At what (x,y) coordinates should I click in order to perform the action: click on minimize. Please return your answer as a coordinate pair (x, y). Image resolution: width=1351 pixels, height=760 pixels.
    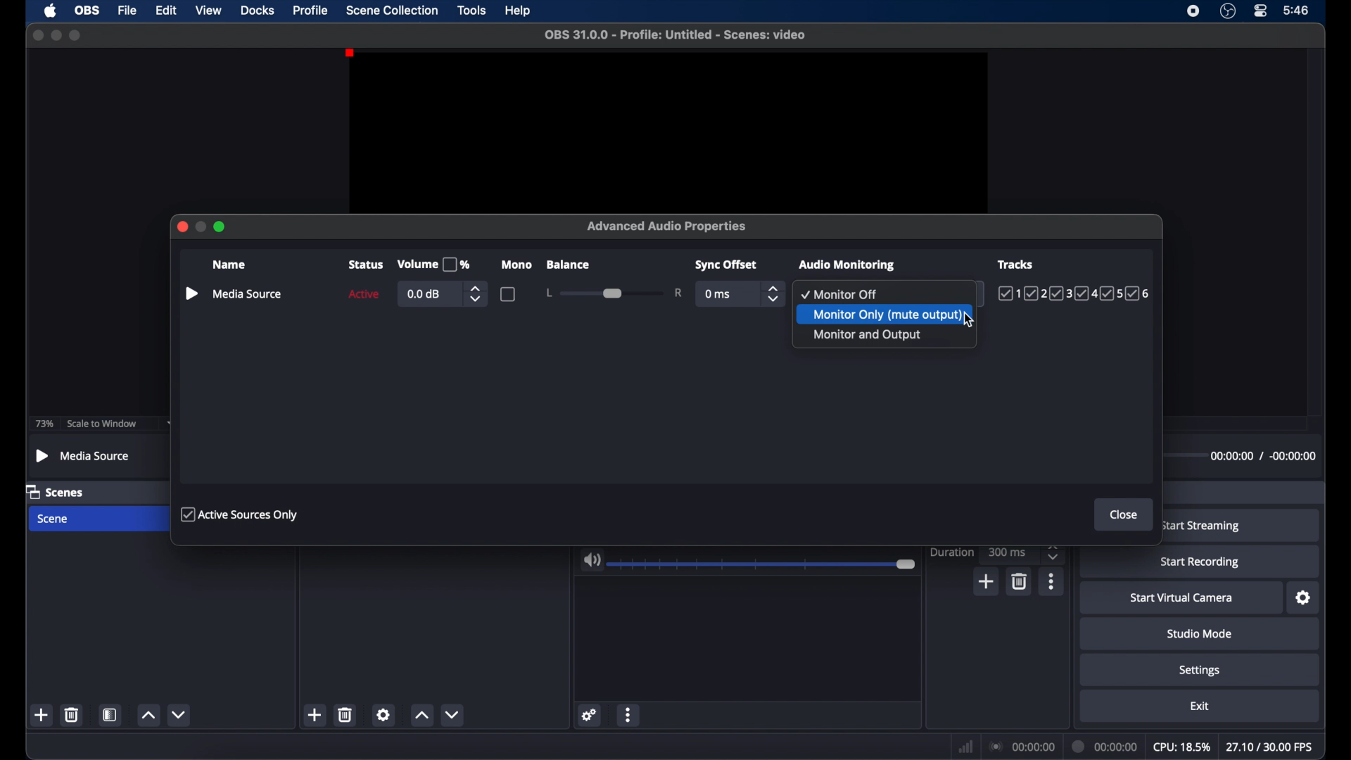
    Looking at the image, I should click on (56, 34).